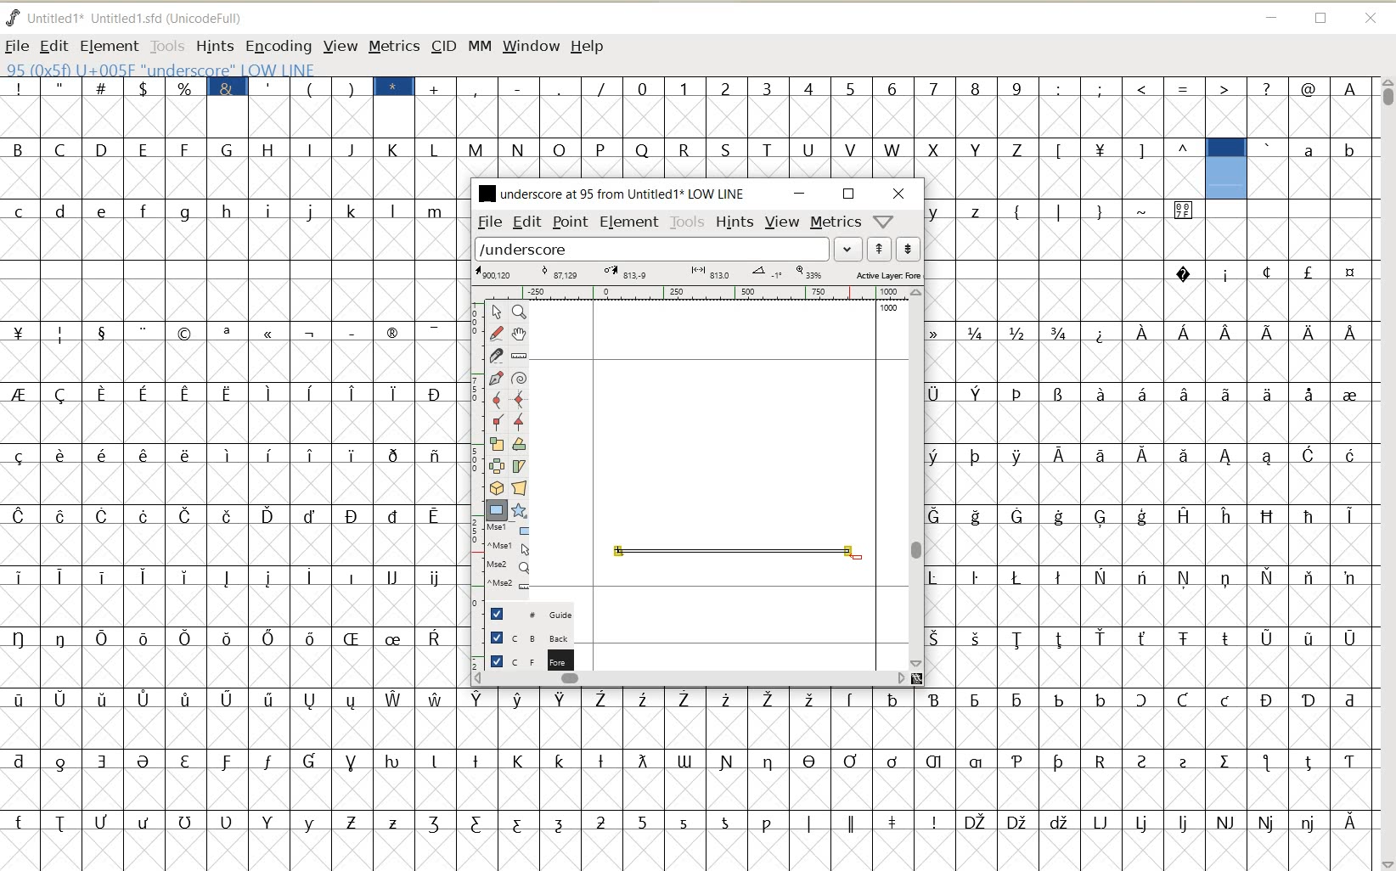  What do you see at coordinates (520, 444) in the screenshot?
I see `Rotate the selection` at bounding box center [520, 444].